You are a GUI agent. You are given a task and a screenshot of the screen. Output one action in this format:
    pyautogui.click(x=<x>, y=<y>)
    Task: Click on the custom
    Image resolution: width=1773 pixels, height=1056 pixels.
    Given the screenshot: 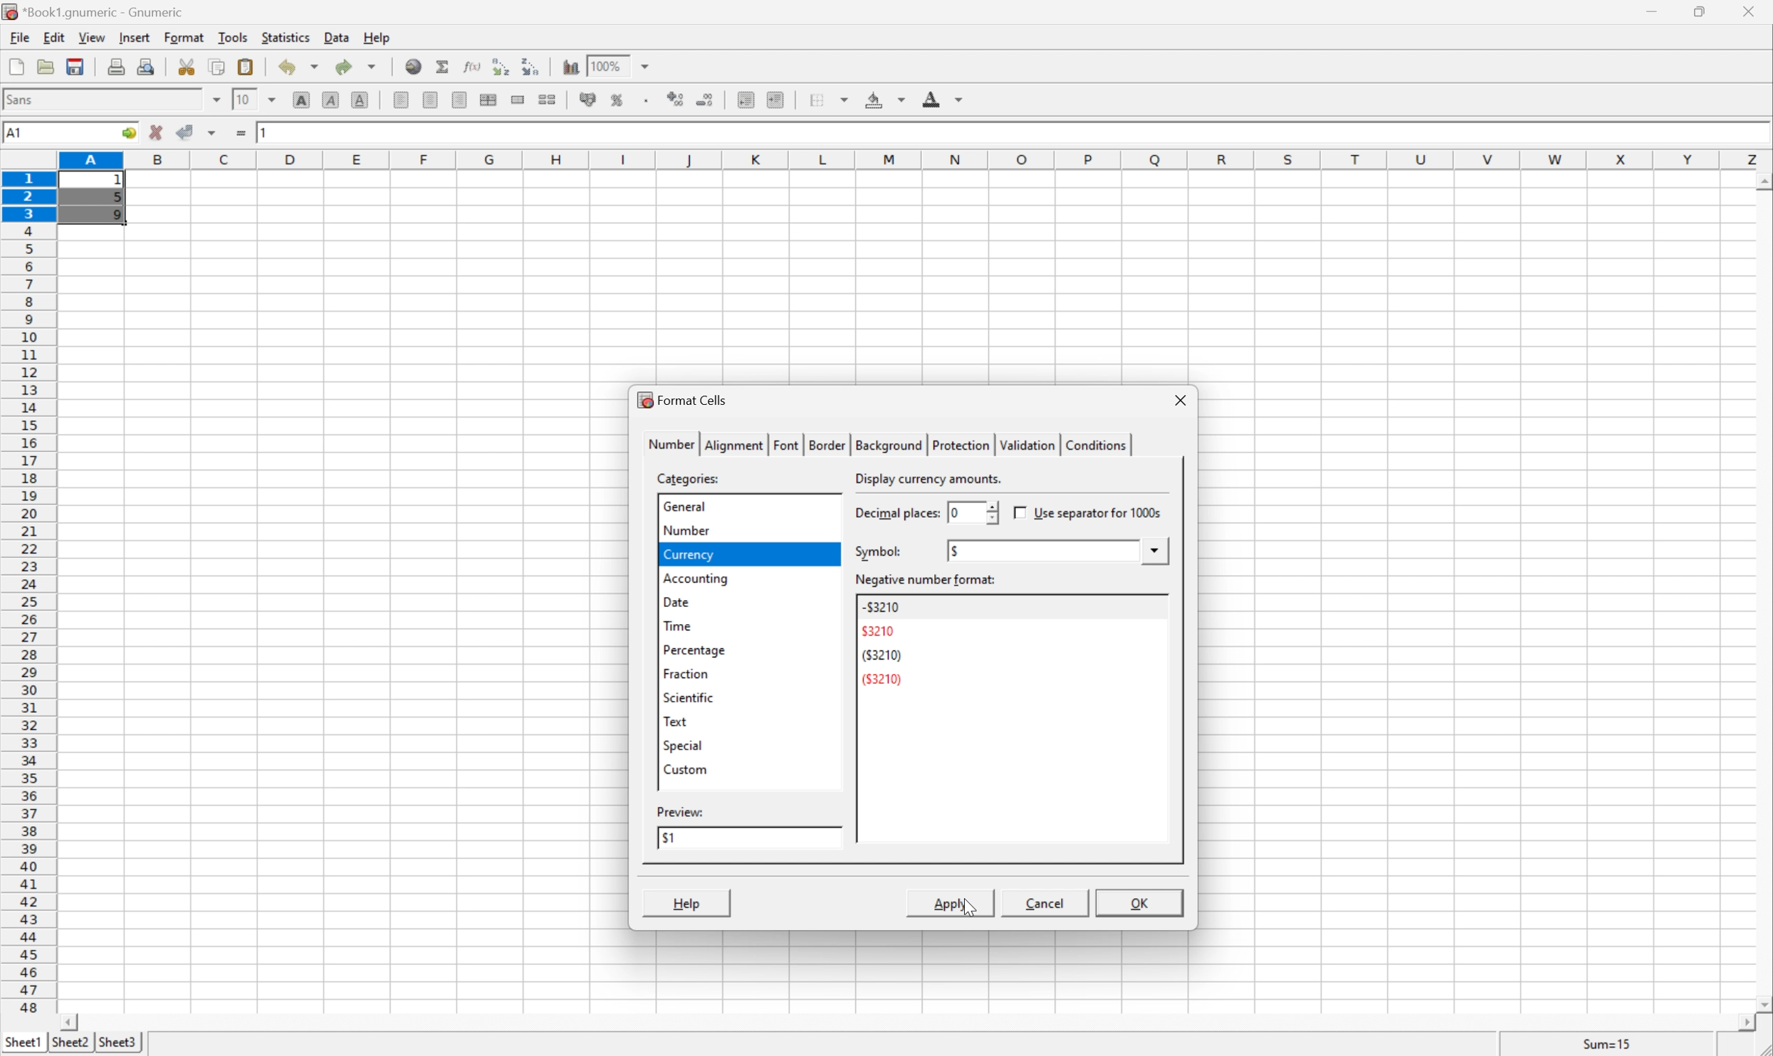 What is the action you would take?
    pyautogui.click(x=685, y=768)
    